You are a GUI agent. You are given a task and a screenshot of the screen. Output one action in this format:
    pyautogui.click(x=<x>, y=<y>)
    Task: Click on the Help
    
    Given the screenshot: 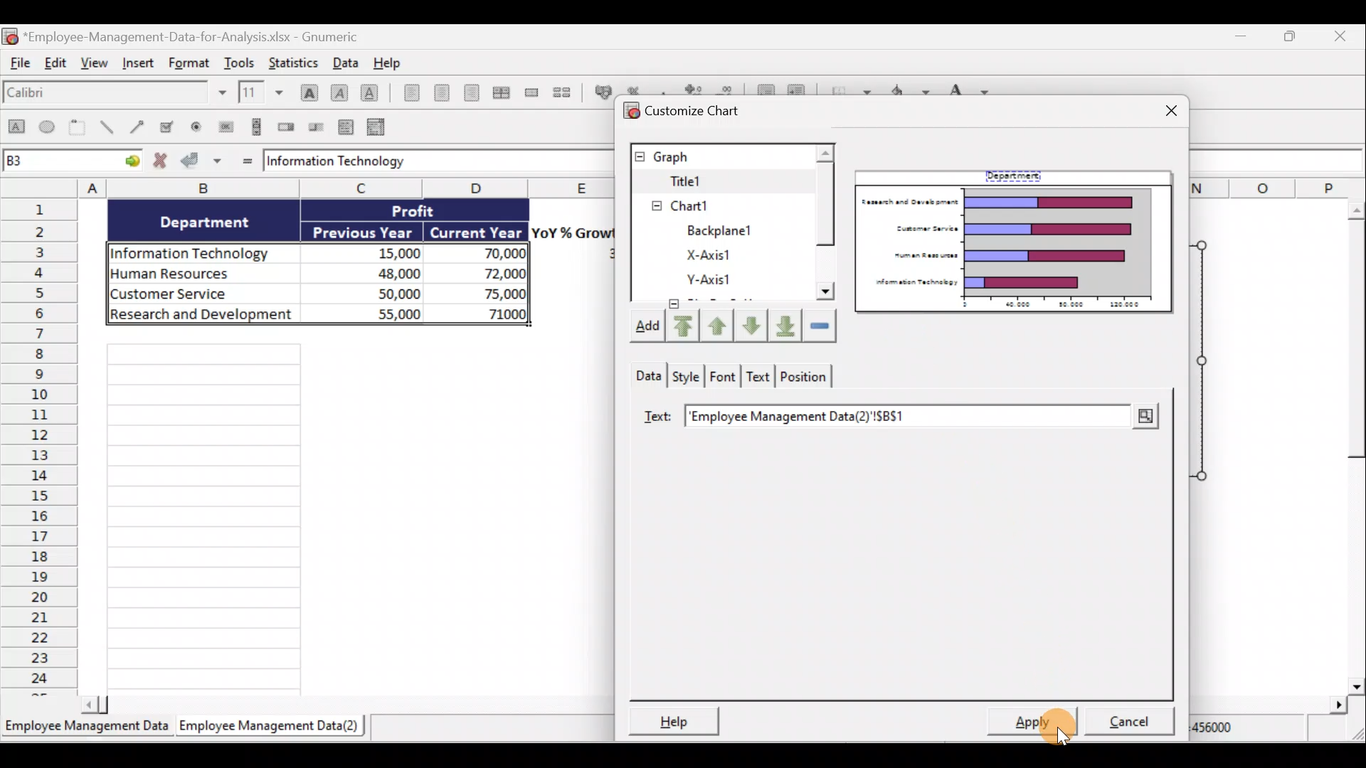 What is the action you would take?
    pyautogui.click(x=680, y=719)
    